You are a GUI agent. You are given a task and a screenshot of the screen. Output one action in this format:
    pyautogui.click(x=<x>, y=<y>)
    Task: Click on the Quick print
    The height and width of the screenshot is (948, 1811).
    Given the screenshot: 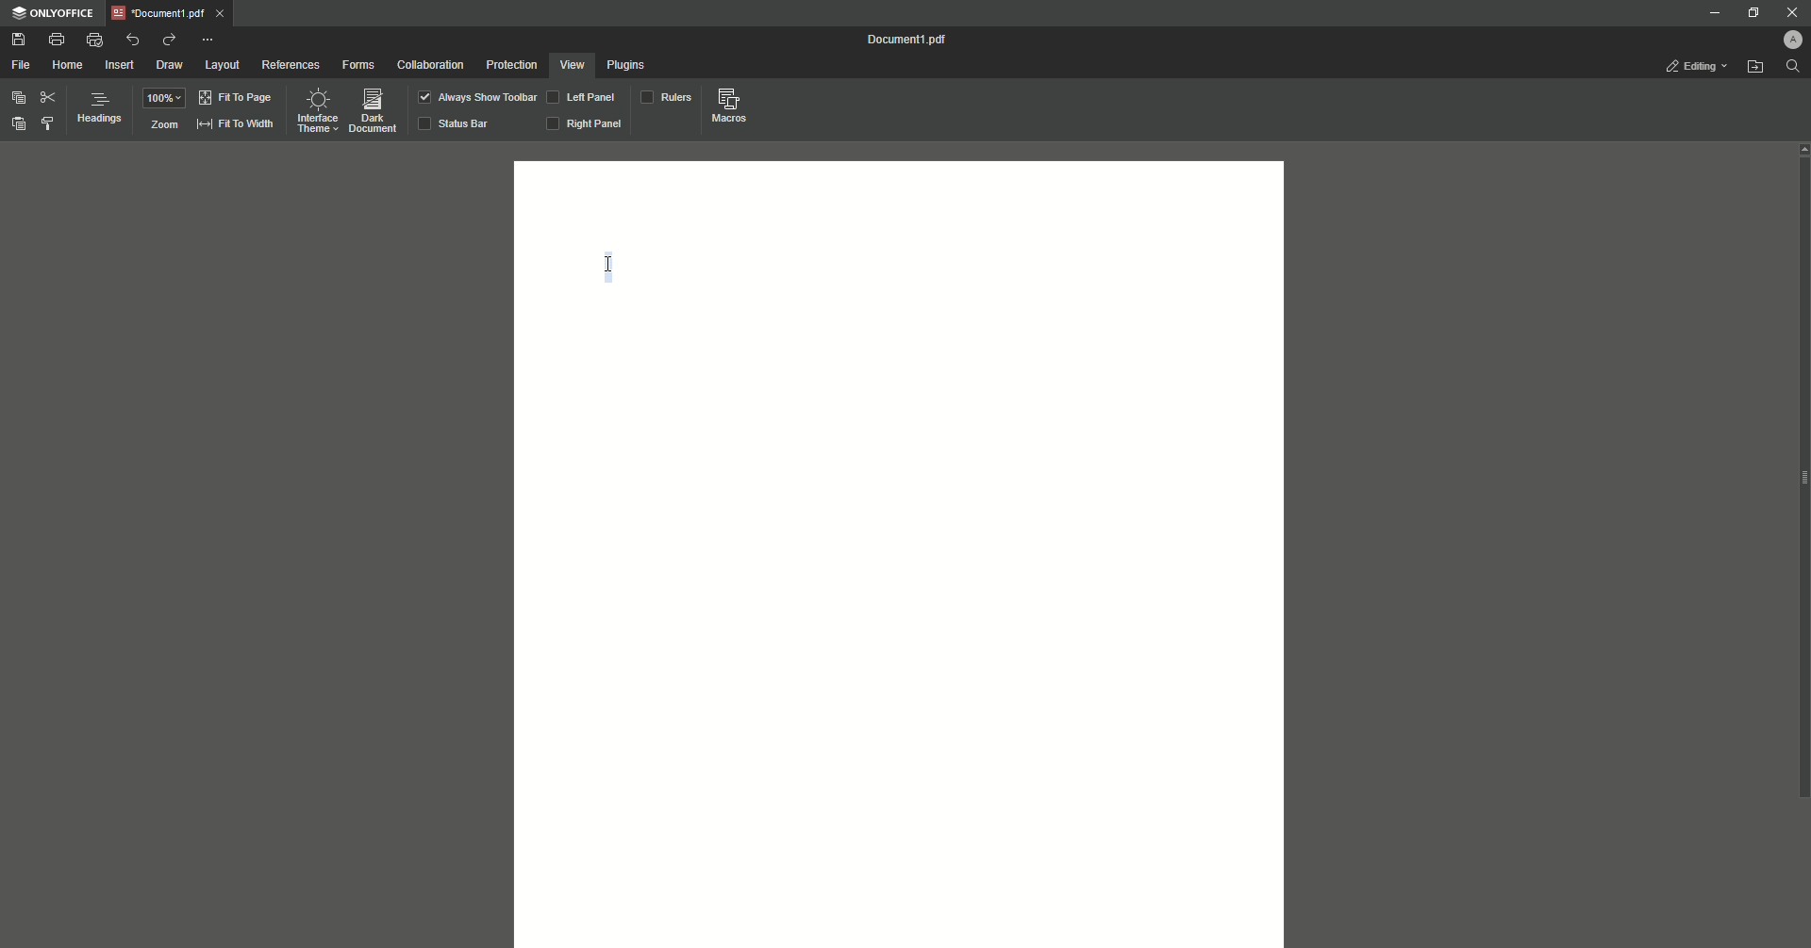 What is the action you would take?
    pyautogui.click(x=96, y=40)
    